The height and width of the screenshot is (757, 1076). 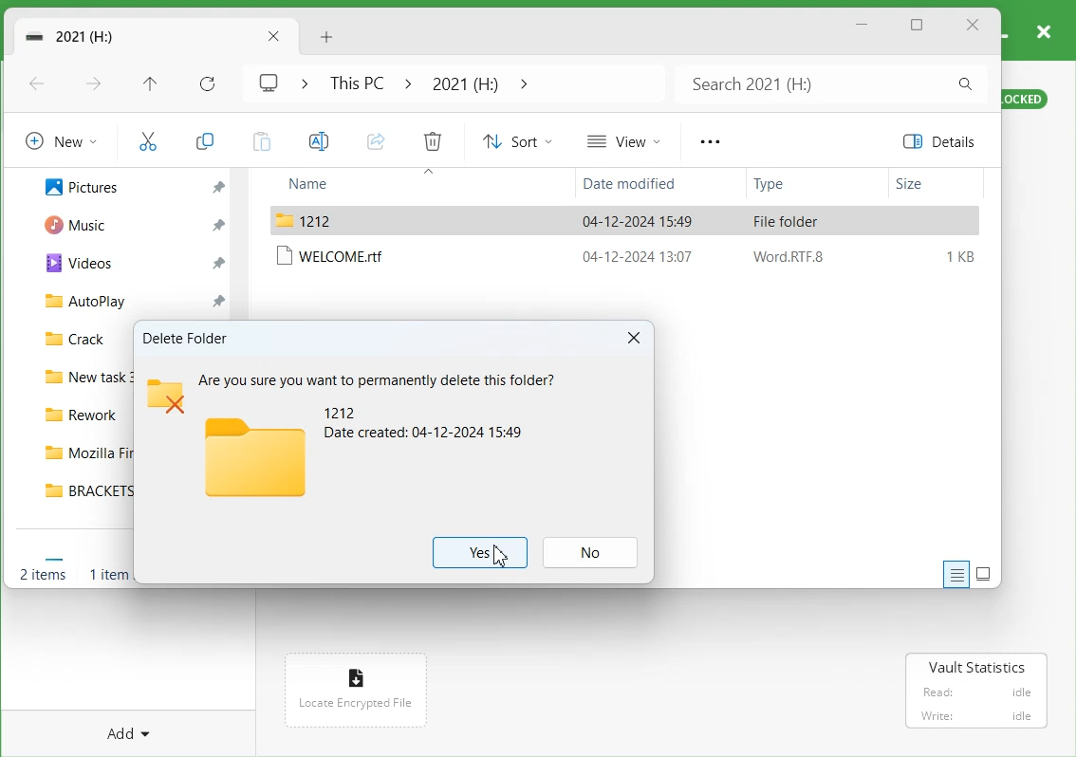 What do you see at coordinates (147, 139) in the screenshot?
I see `Cut` at bounding box center [147, 139].